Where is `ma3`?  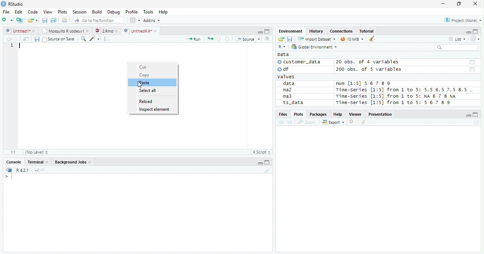
ma3 is located at coordinates (289, 96).